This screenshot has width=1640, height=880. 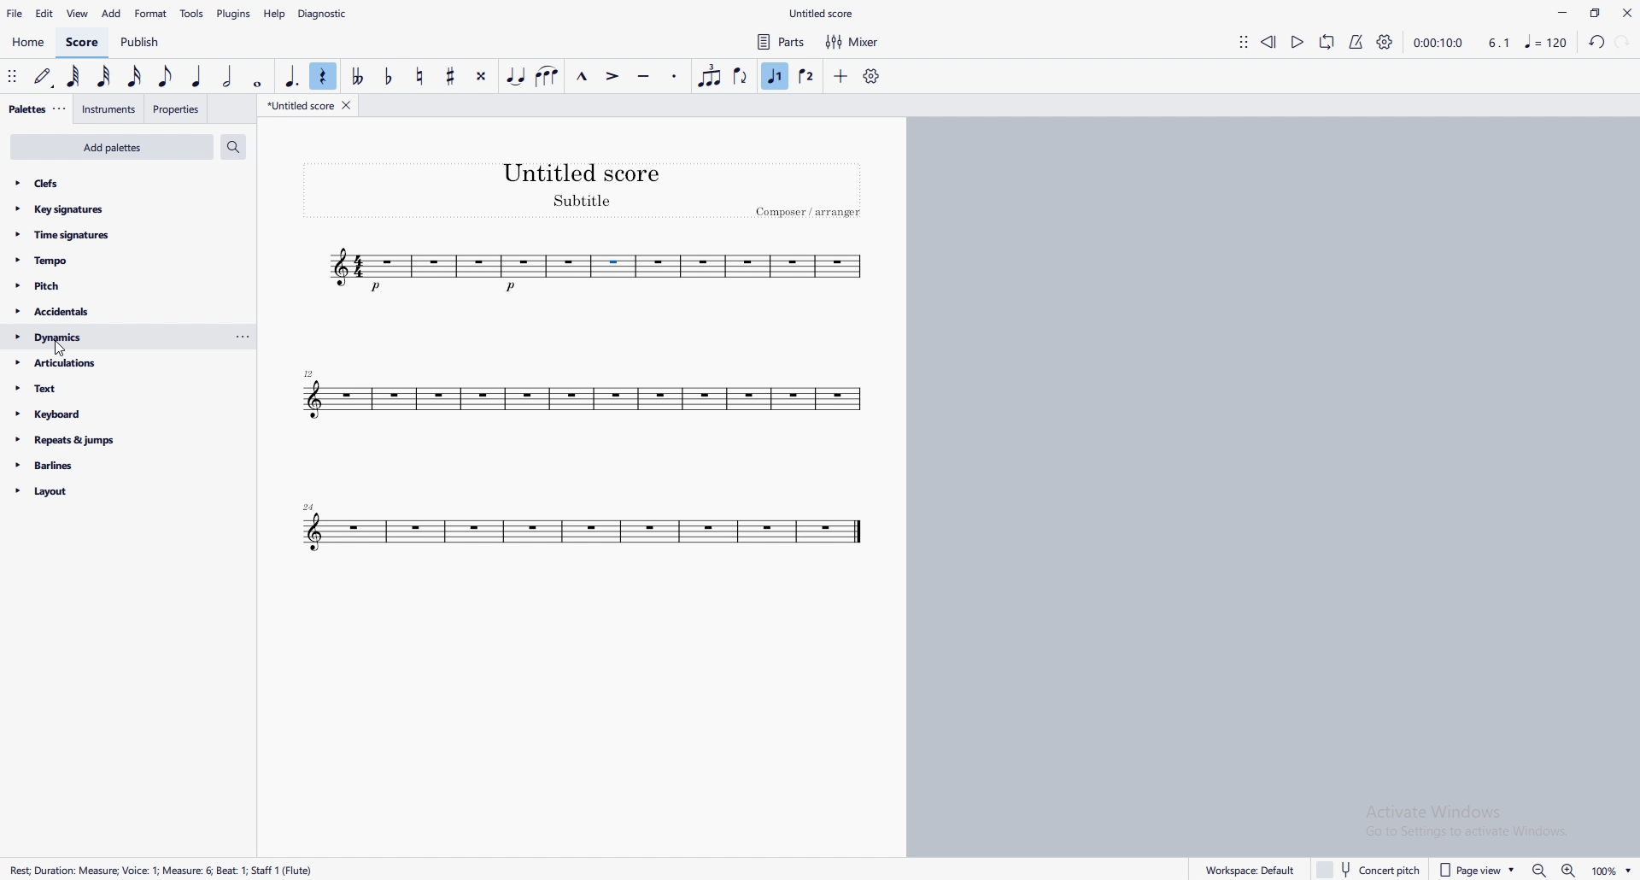 I want to click on dynamics, so click(x=128, y=337).